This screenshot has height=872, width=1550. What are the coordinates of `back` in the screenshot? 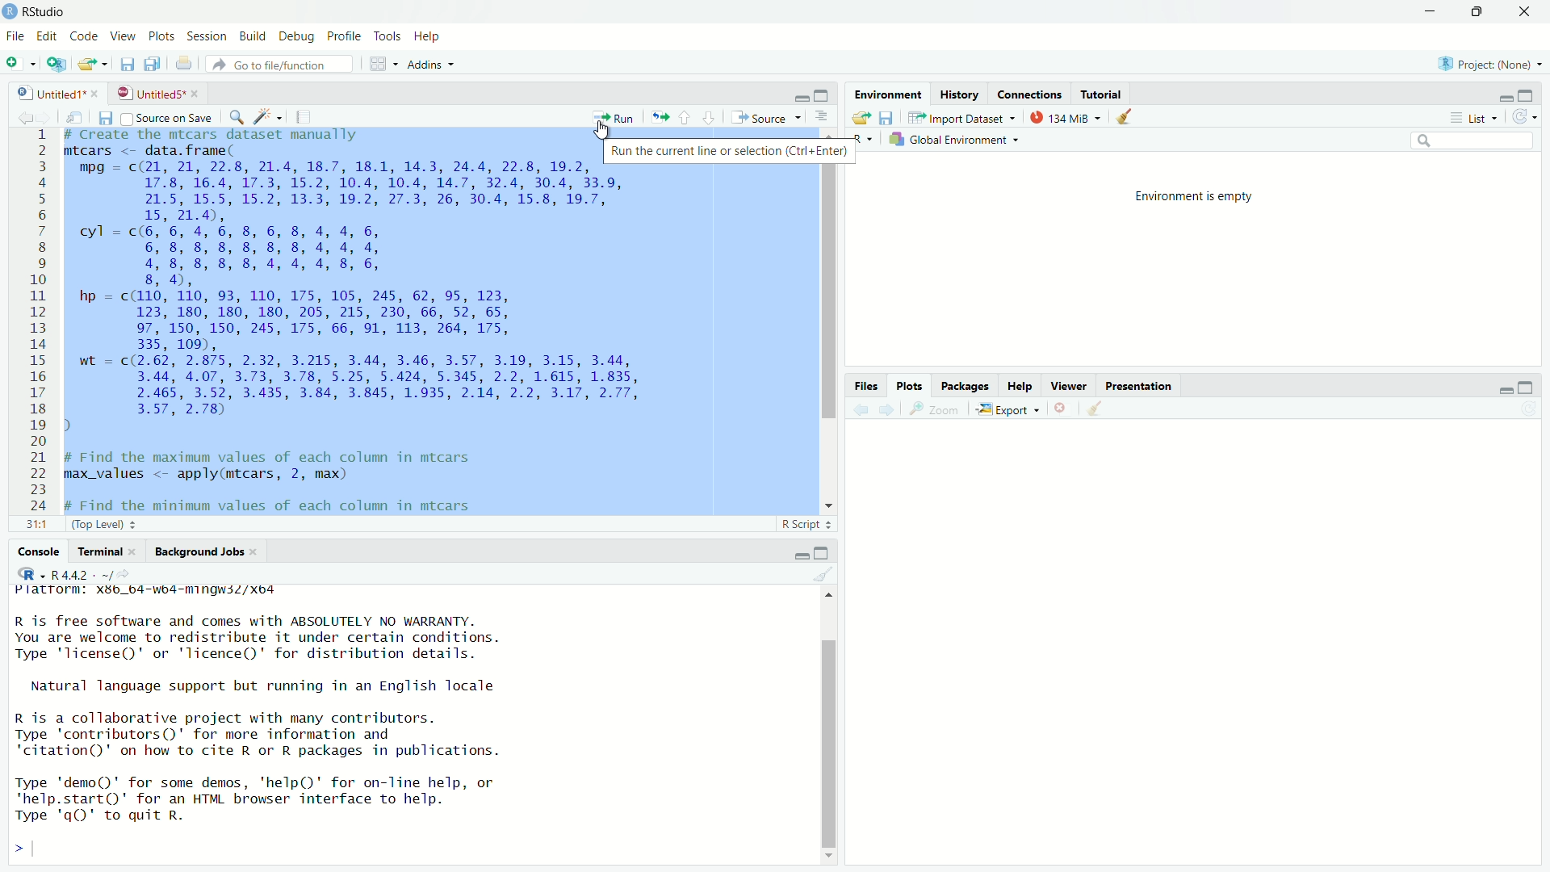 It's located at (24, 115).